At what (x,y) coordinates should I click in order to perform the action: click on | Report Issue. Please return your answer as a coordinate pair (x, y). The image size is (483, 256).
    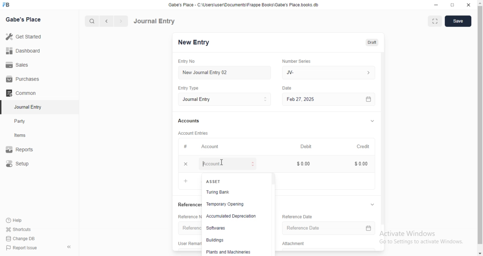
    Looking at the image, I should click on (22, 248).